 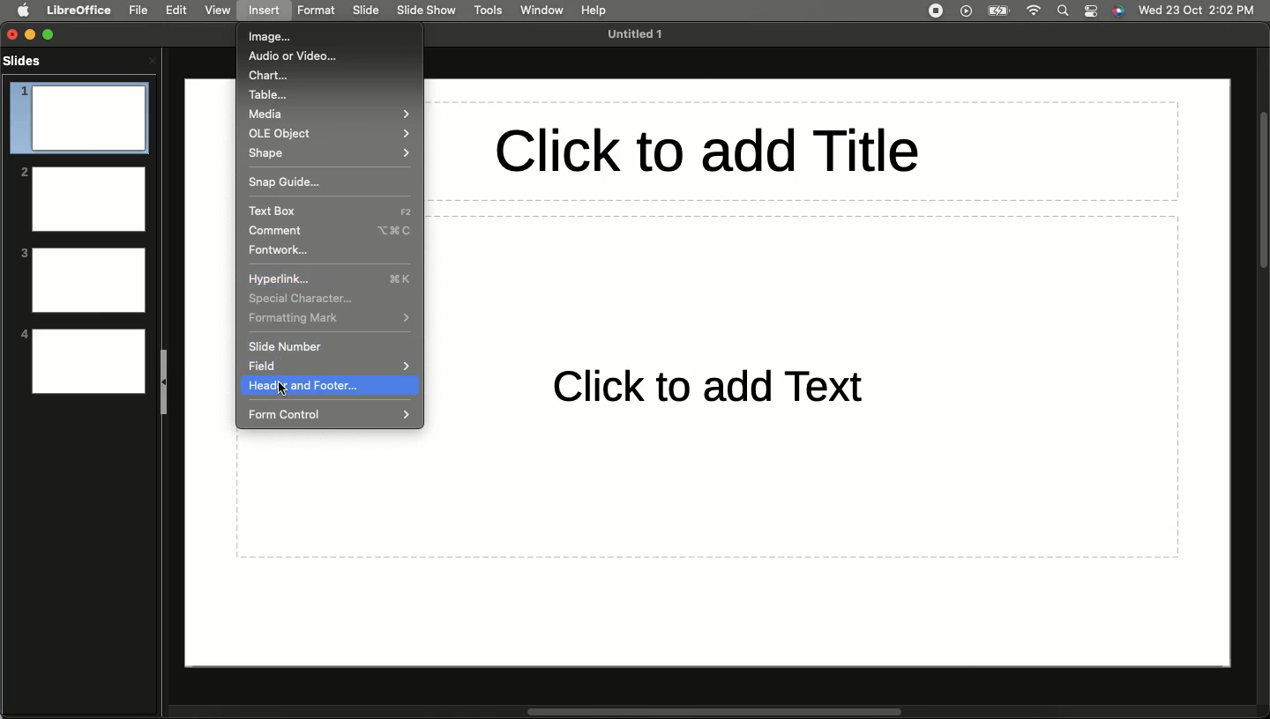 I want to click on Close, so click(x=12, y=34).